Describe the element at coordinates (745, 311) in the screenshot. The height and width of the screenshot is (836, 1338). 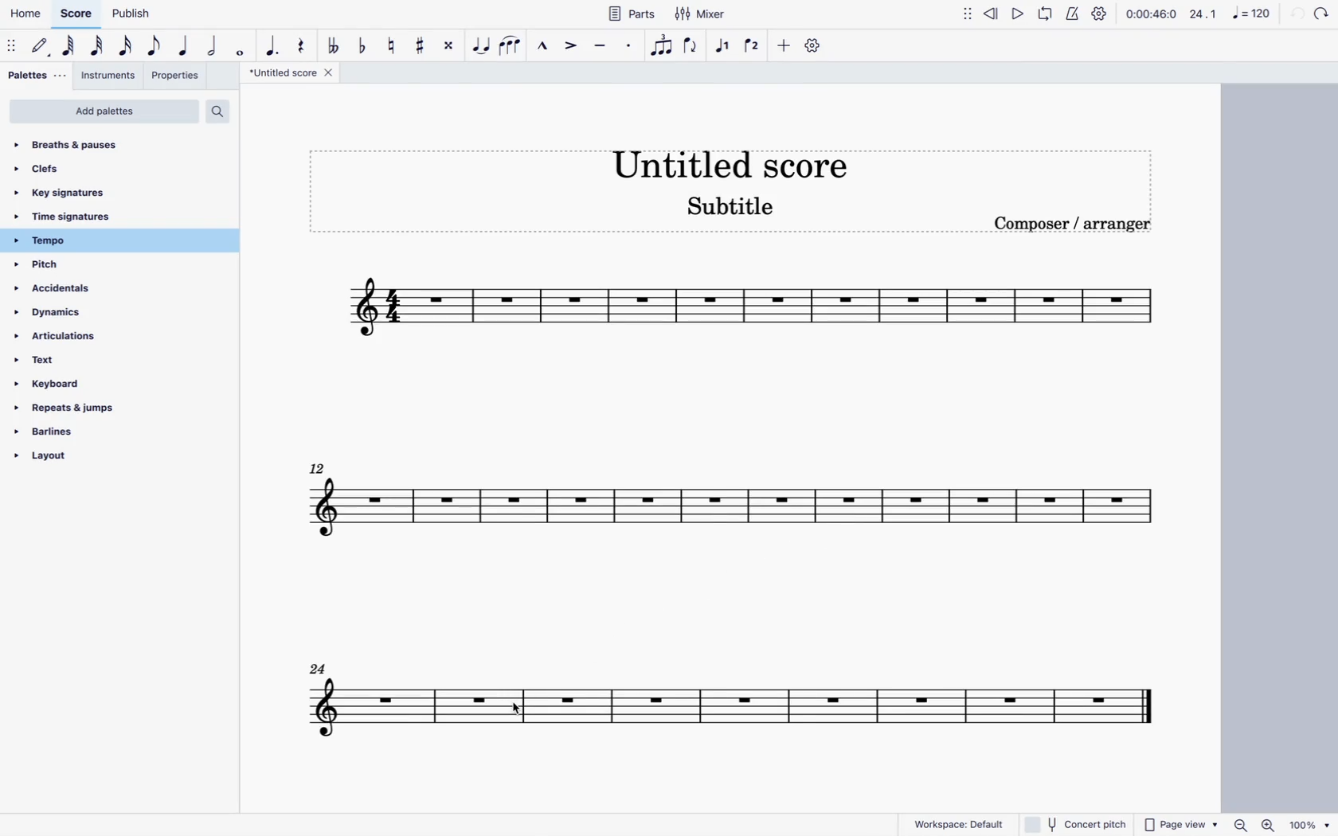
I see `score` at that location.